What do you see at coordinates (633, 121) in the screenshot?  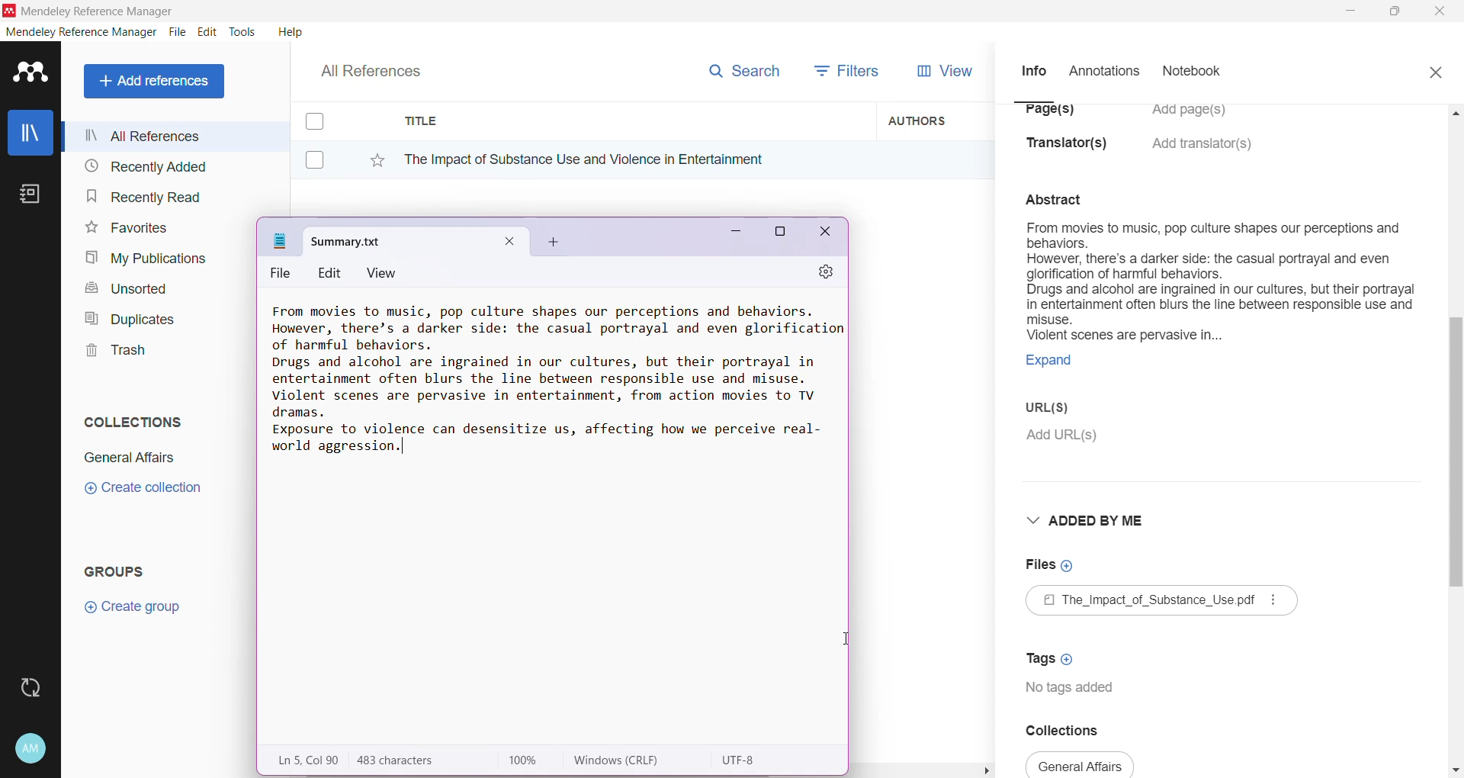 I see `Title` at bounding box center [633, 121].